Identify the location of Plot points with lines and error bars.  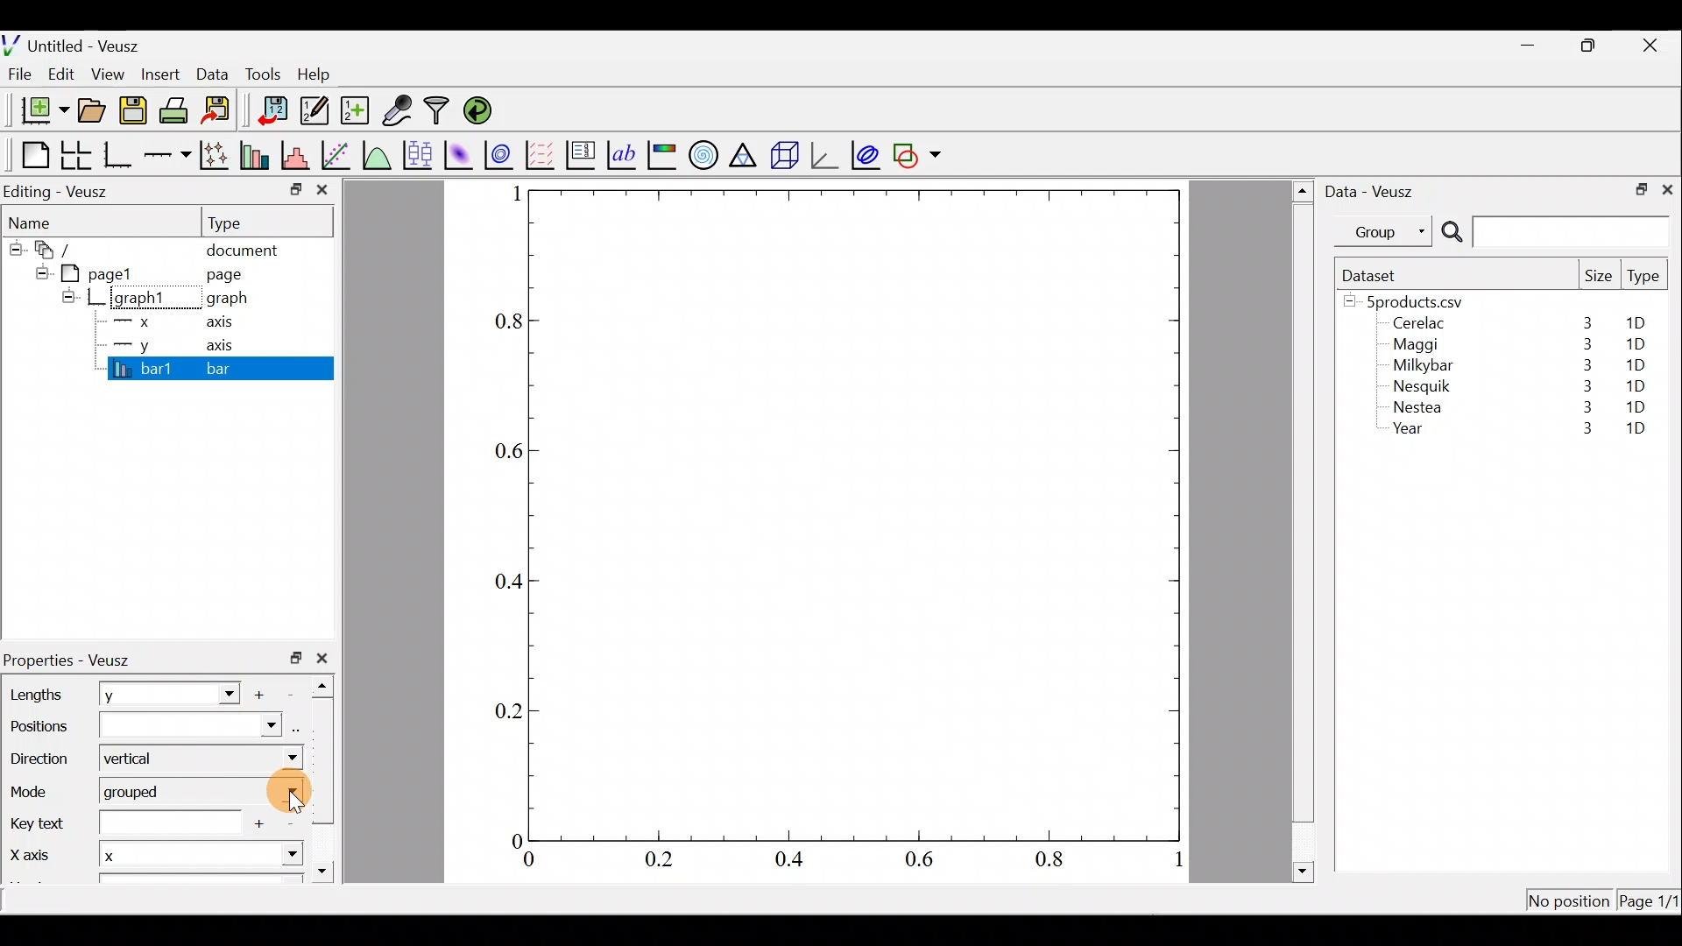
(217, 156).